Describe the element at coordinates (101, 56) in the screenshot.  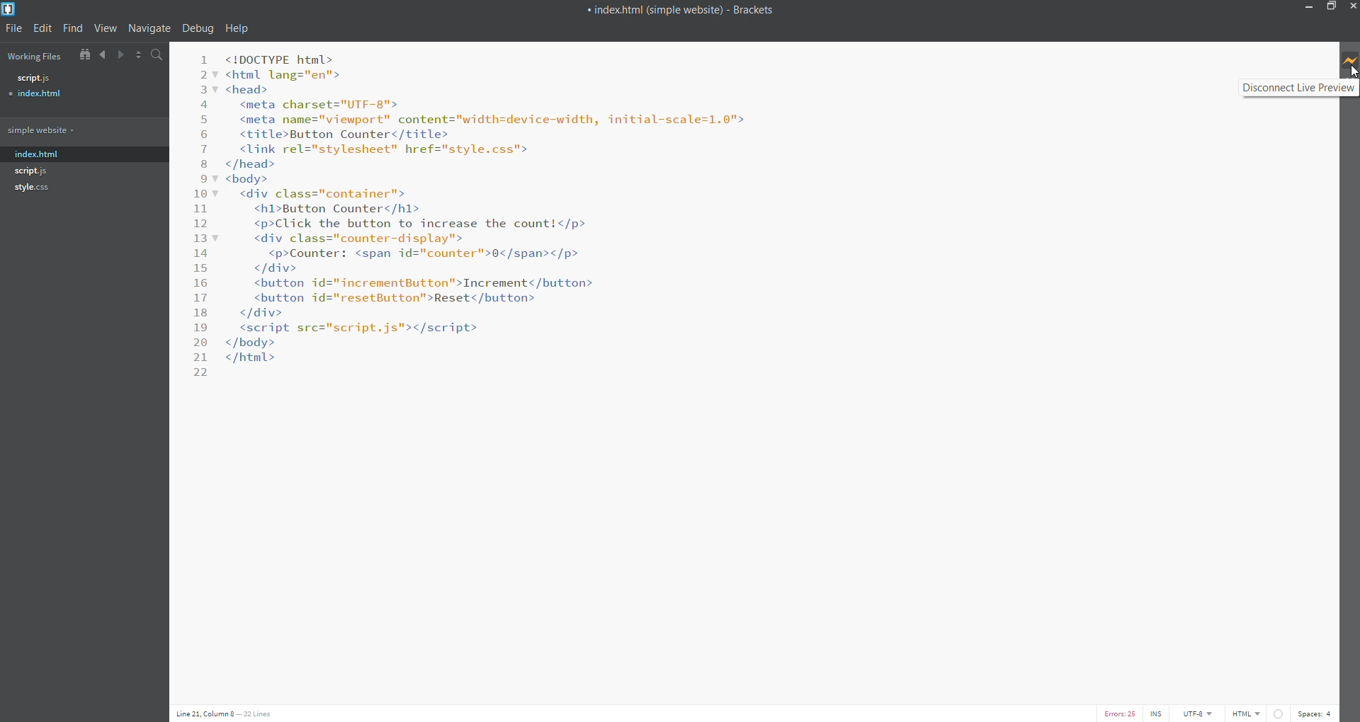
I see `navigate backward` at that location.